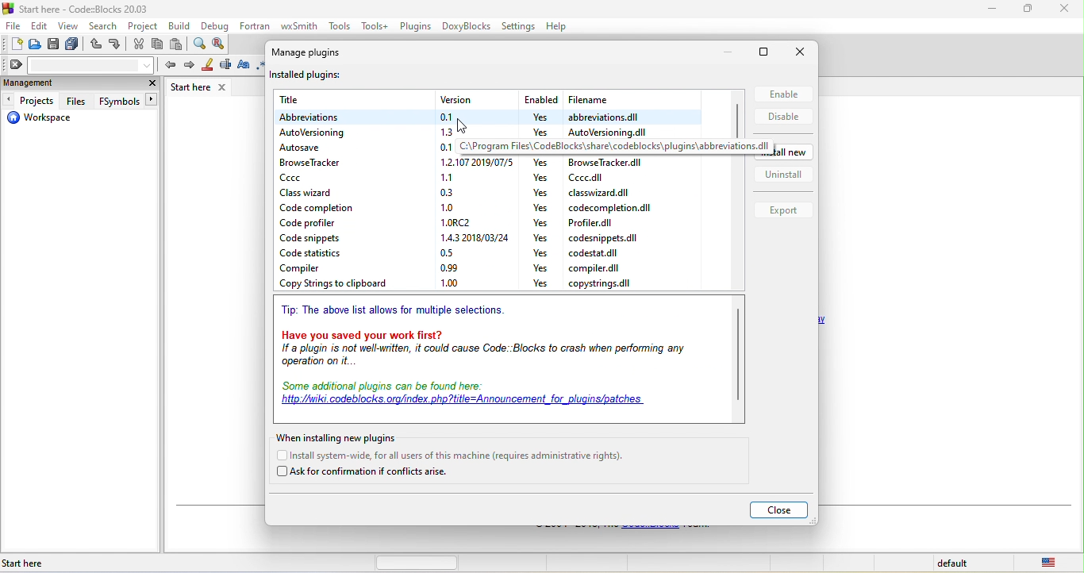 This screenshot has height=573, width=1084. I want to click on redo, so click(114, 44).